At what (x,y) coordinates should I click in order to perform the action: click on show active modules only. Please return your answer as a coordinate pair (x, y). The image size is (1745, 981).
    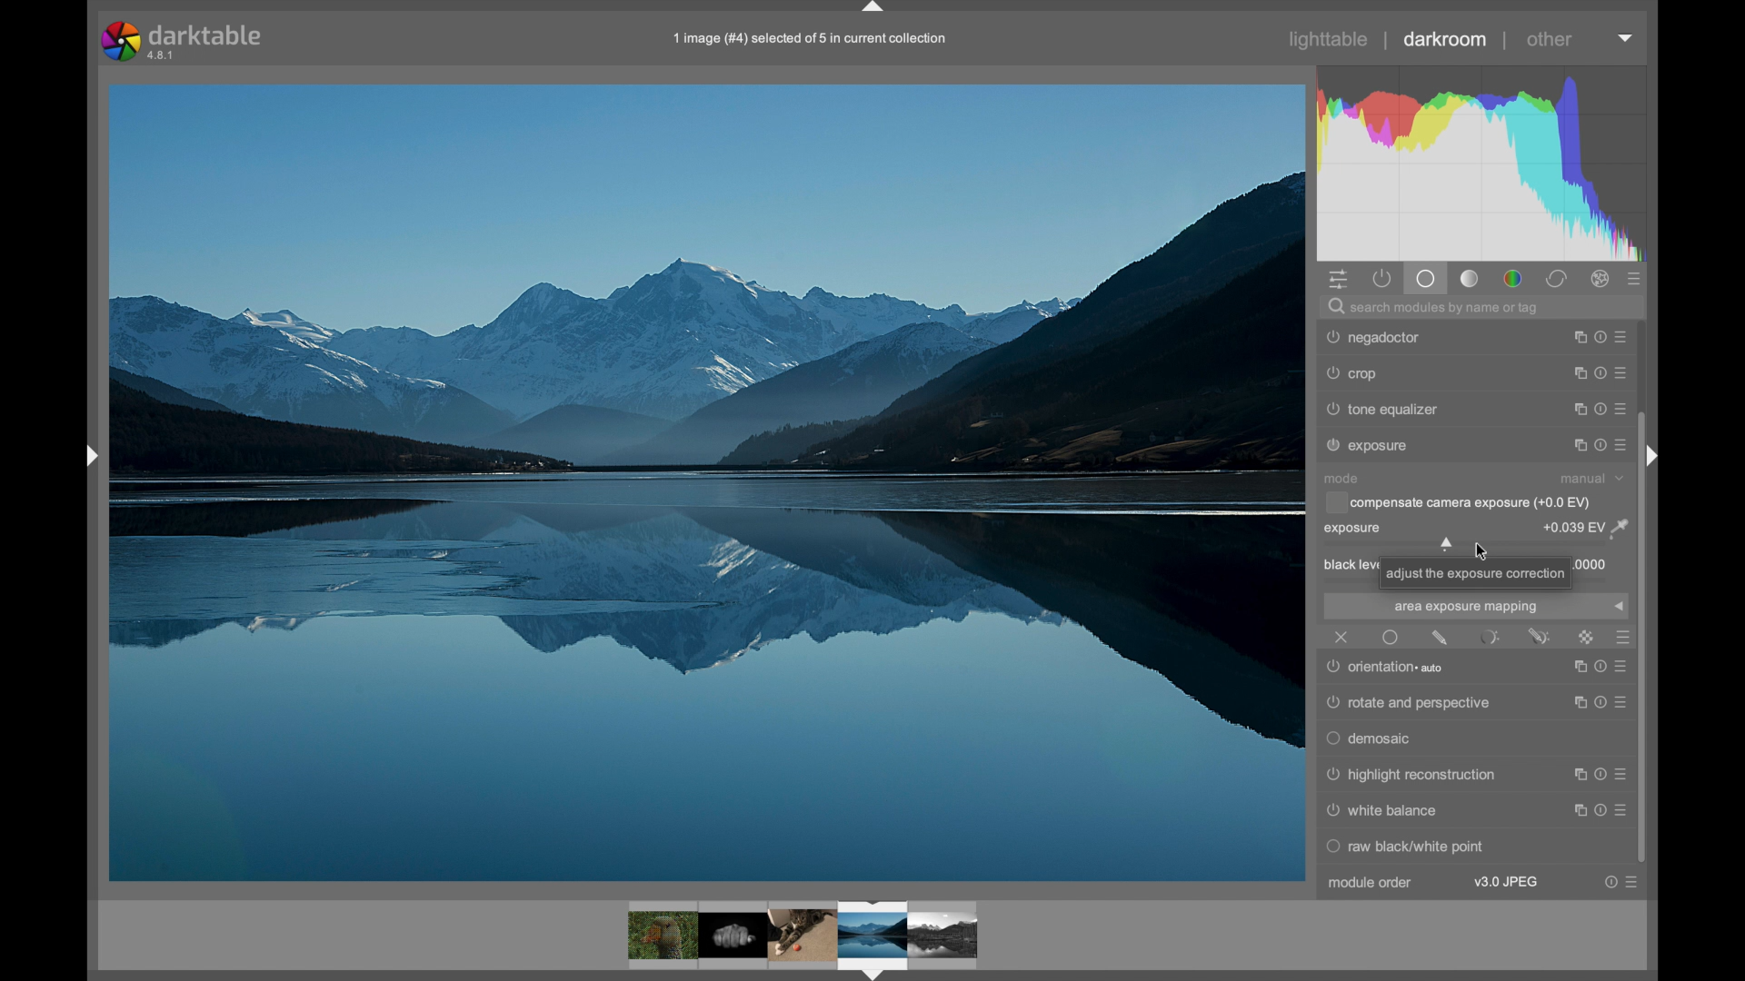
    Looking at the image, I should click on (1382, 279).